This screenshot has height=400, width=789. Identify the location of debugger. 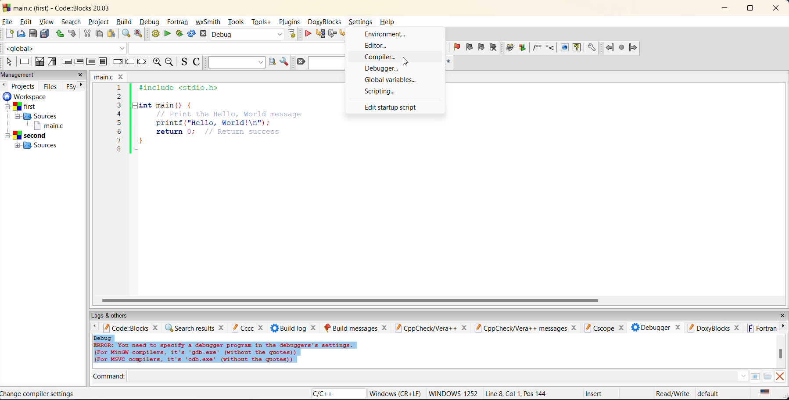
(656, 327).